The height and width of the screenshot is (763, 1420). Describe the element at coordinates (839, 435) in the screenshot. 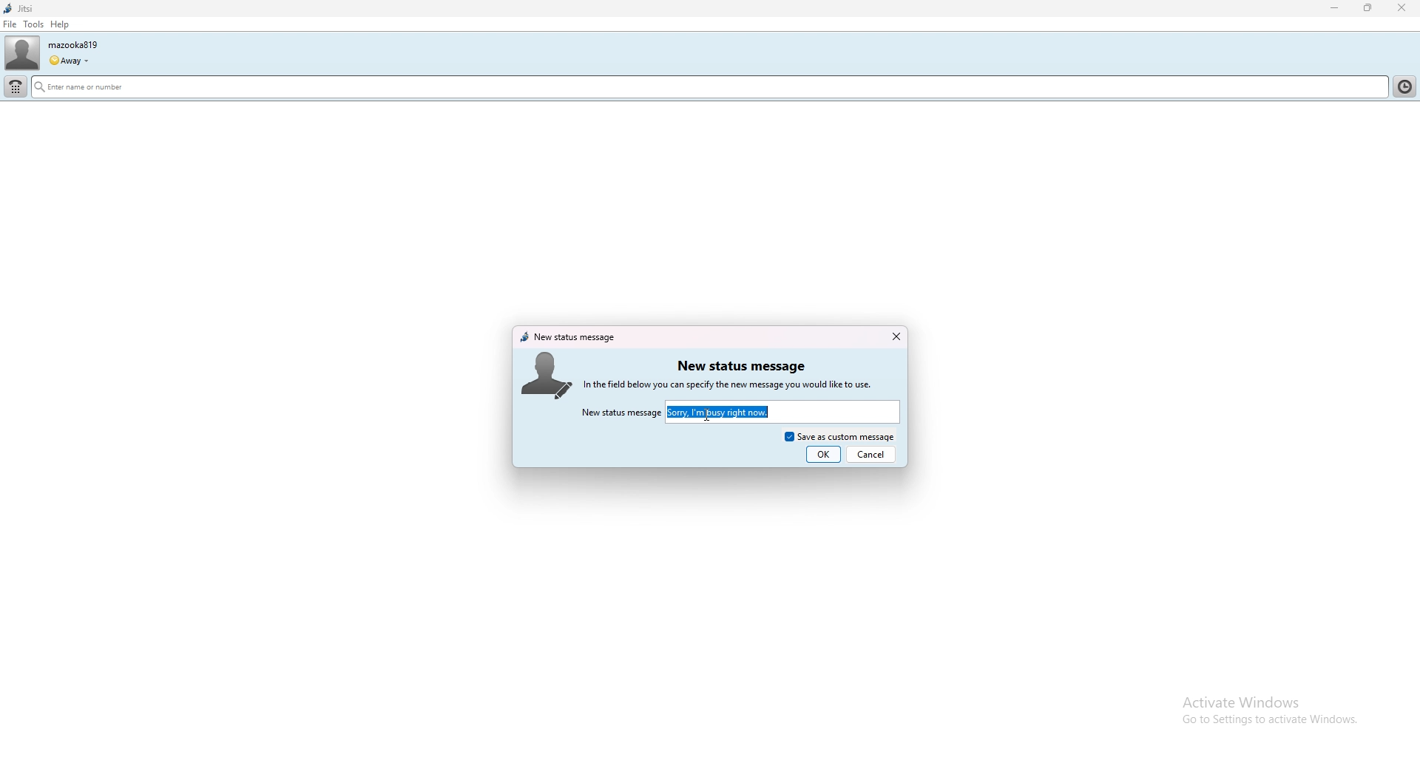

I see `save as custom message` at that location.